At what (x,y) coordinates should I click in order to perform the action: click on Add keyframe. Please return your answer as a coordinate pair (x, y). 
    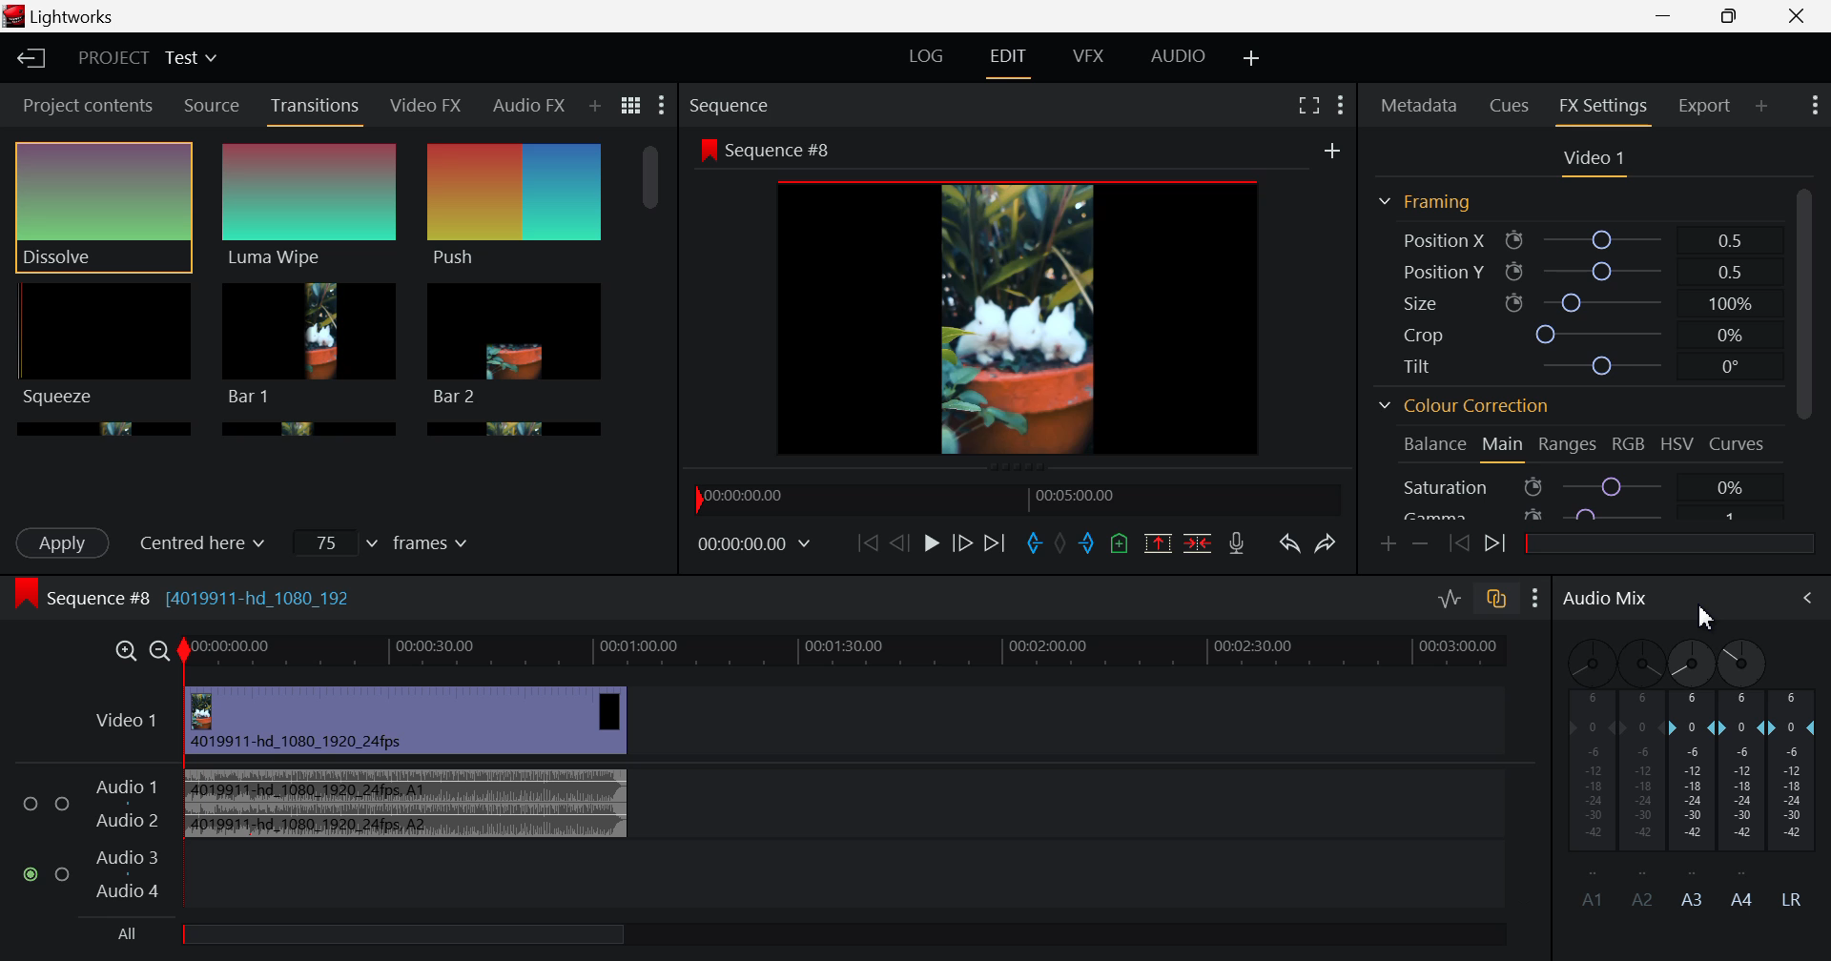
    Looking at the image, I should click on (1385, 546).